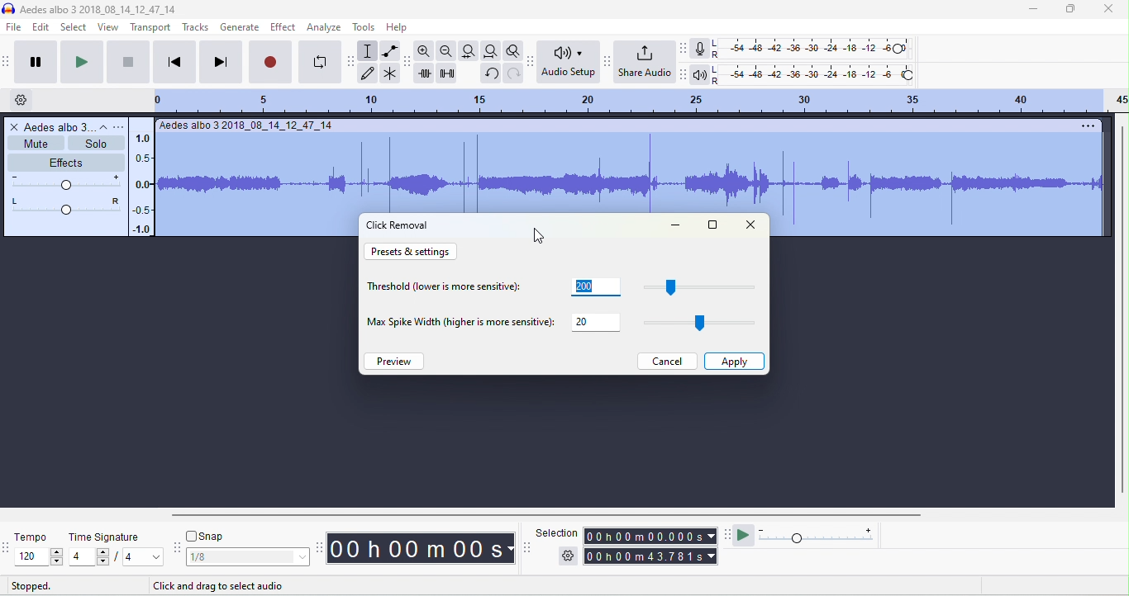  Describe the element at coordinates (369, 51) in the screenshot. I see `selection tool` at that location.